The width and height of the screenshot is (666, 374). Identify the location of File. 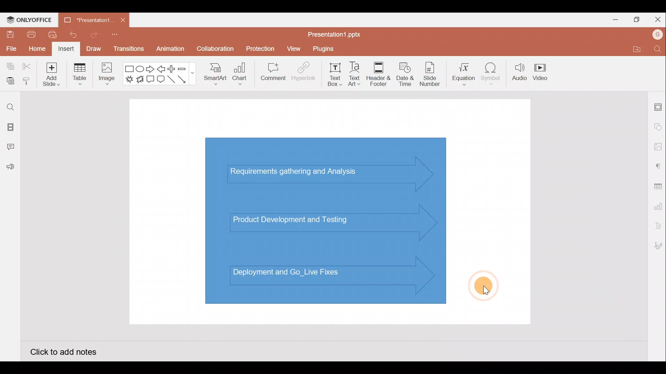
(10, 47).